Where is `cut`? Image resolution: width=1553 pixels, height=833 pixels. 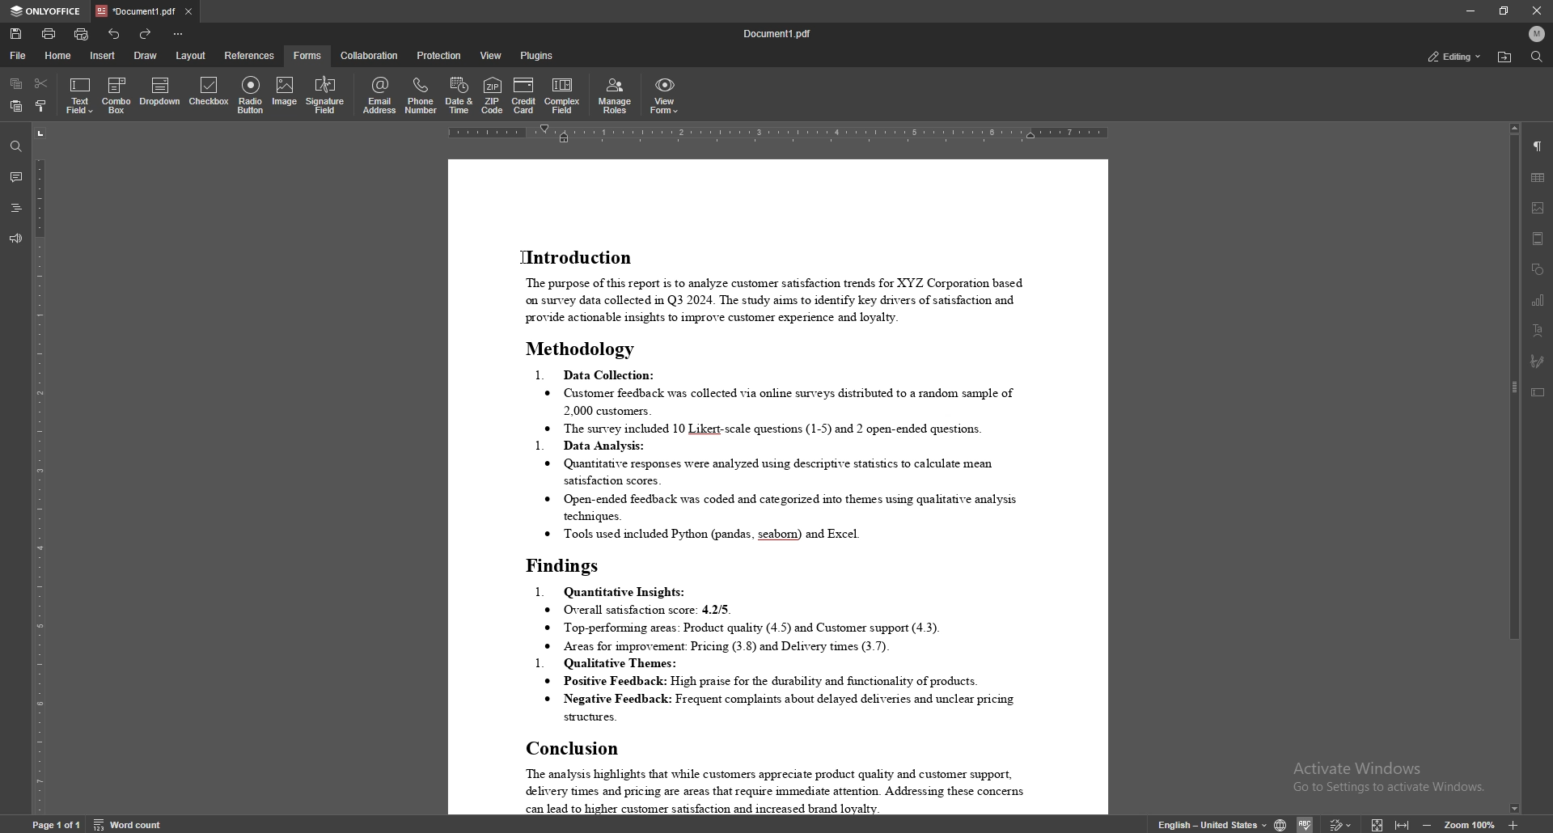
cut is located at coordinates (43, 84).